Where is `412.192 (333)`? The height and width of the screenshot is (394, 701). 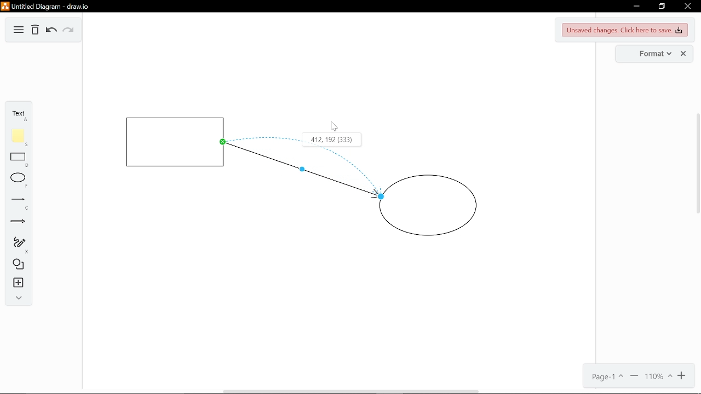
412.192 (333) is located at coordinates (333, 140).